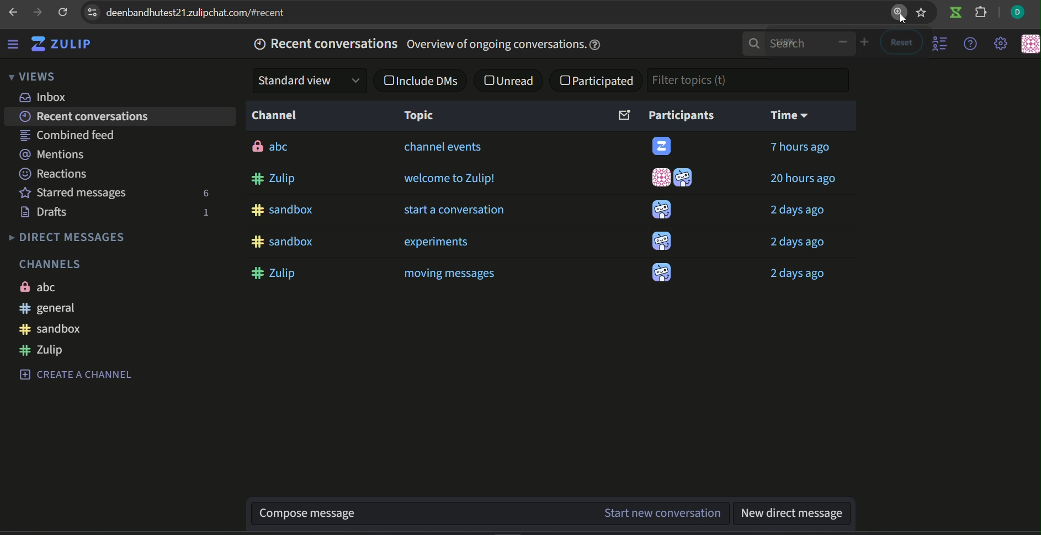 This screenshot has height=535, width=1041. I want to click on previous page, so click(14, 12).